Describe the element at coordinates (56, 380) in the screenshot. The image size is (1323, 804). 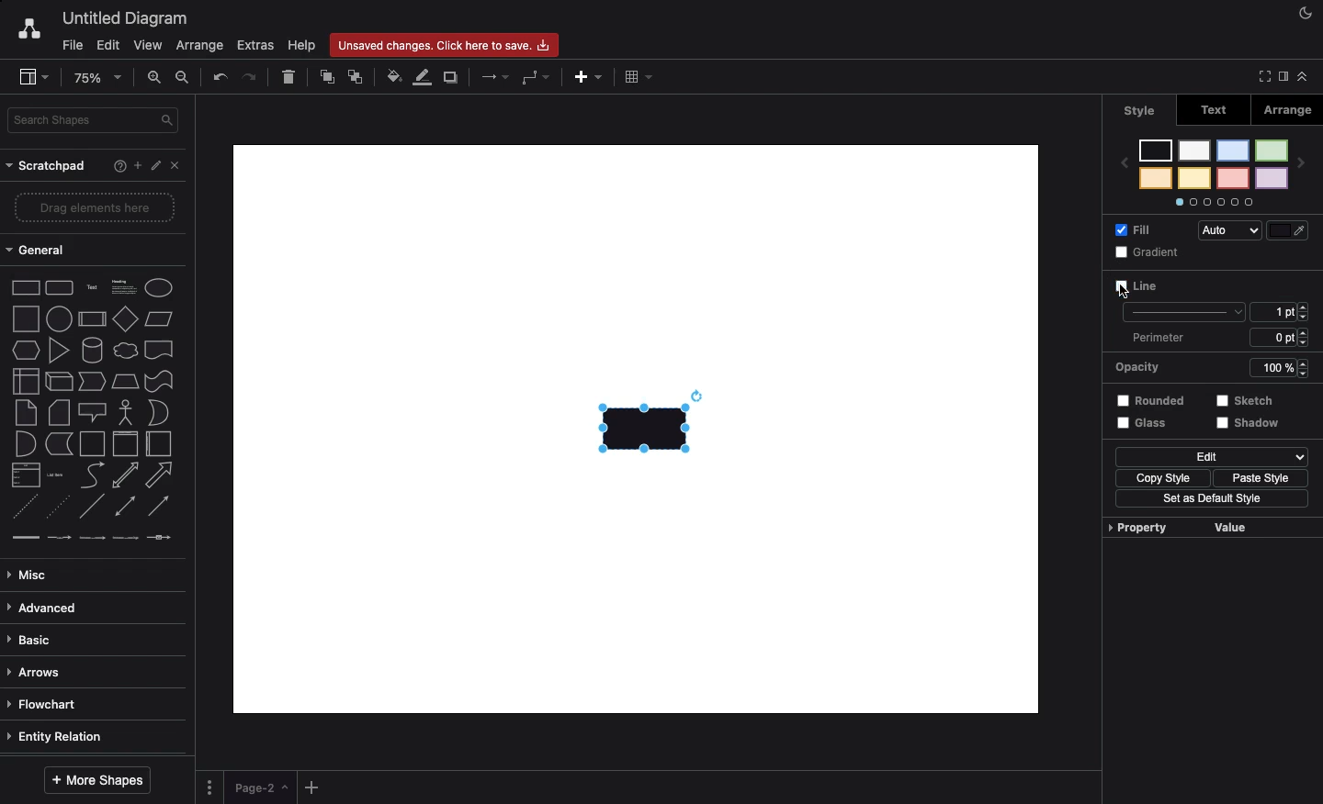
I see `cube` at that location.